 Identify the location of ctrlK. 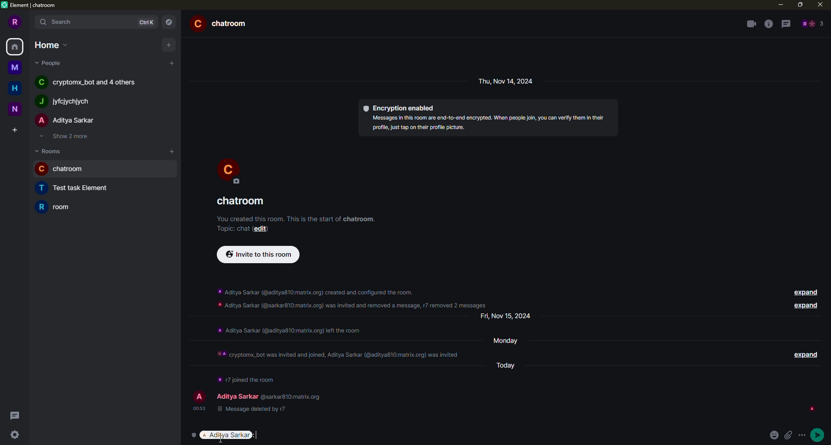
(145, 22).